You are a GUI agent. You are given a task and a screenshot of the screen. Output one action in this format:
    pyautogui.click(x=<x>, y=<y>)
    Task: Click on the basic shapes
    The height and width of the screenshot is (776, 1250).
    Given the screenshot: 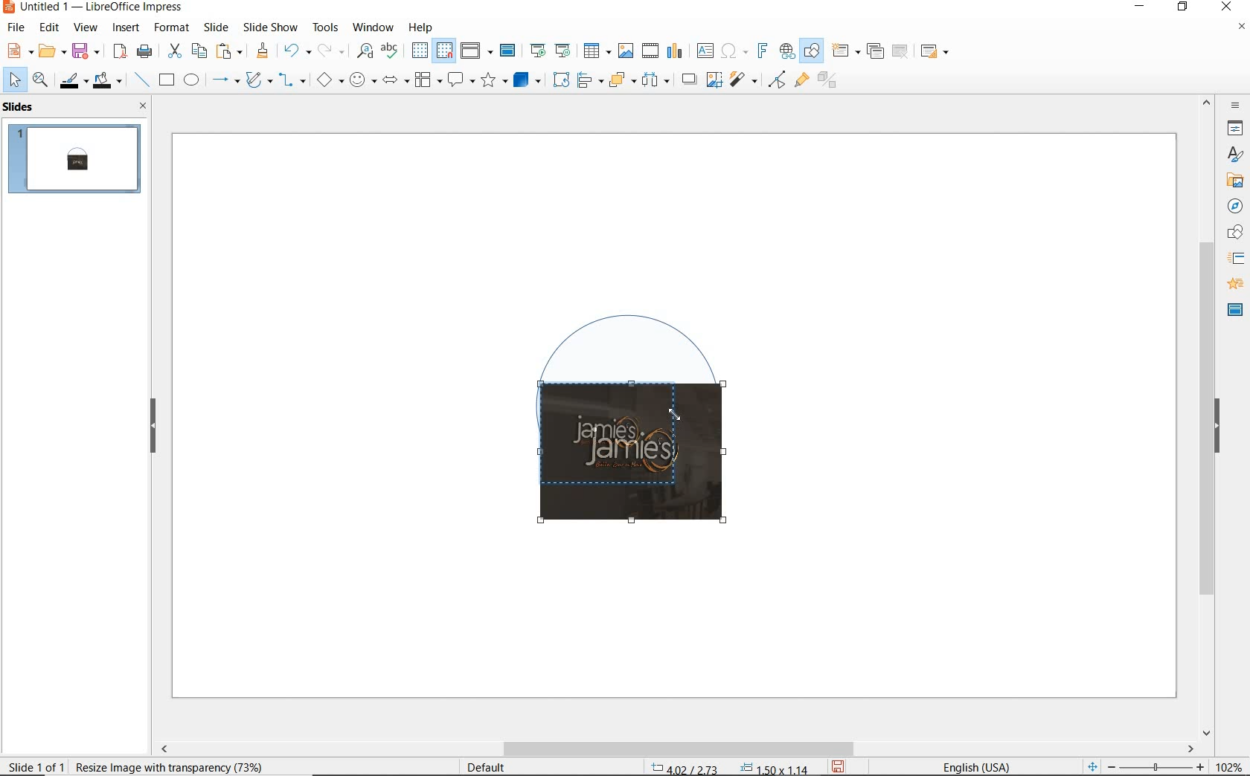 What is the action you would take?
    pyautogui.click(x=330, y=82)
    